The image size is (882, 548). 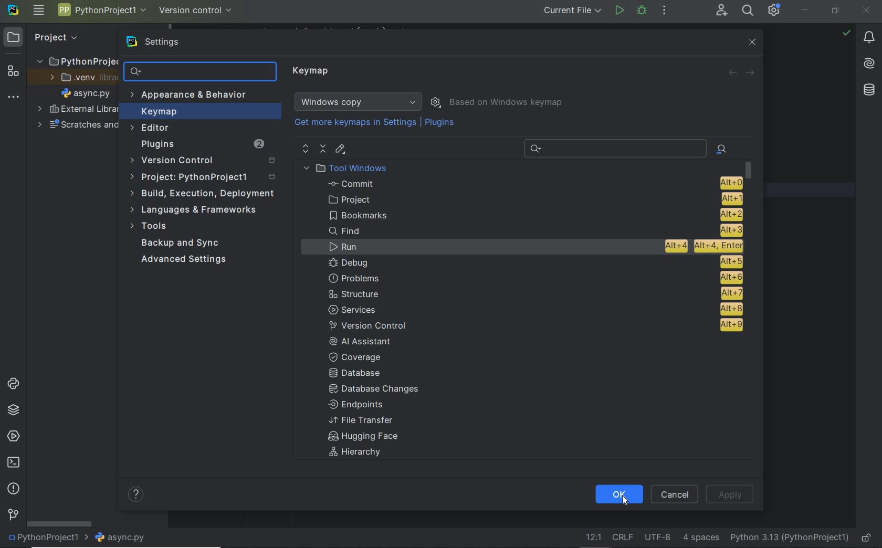 What do you see at coordinates (155, 42) in the screenshot?
I see `settings` at bounding box center [155, 42].